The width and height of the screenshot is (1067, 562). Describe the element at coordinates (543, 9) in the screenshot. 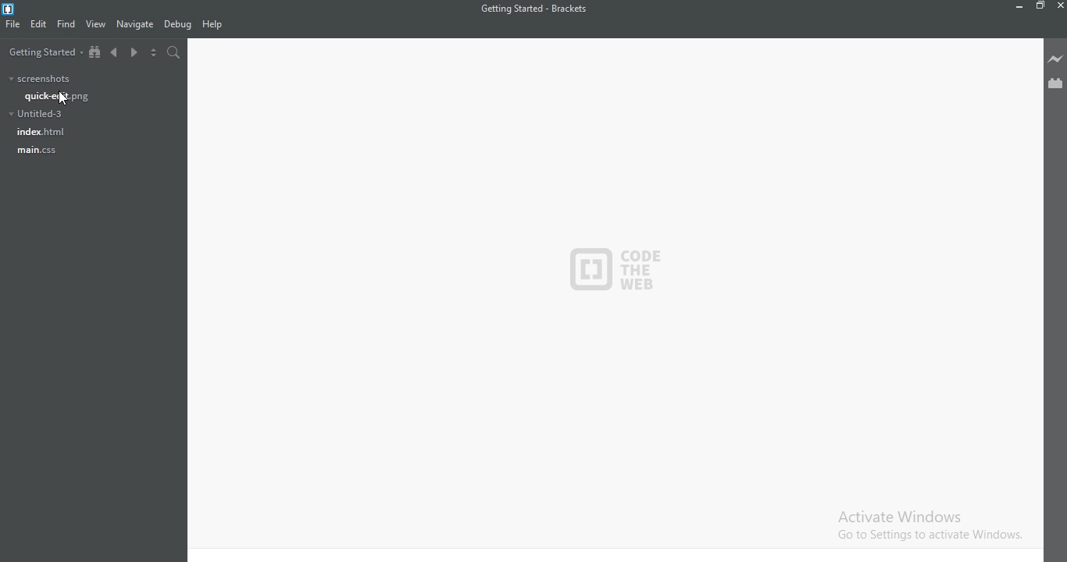

I see `getting started - Brackets` at that location.